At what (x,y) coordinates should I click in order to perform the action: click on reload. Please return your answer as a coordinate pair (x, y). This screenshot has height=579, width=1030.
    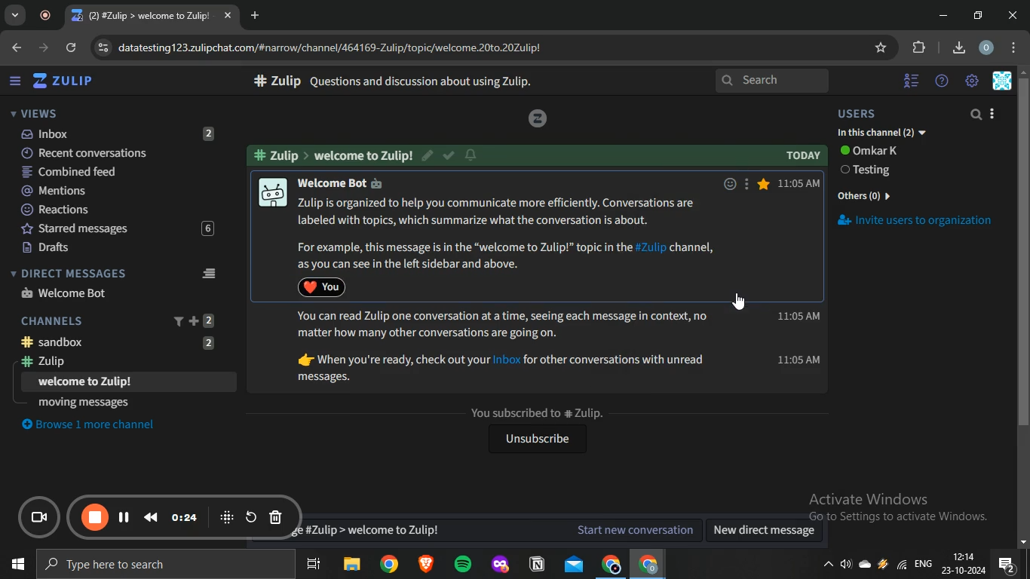
    Looking at the image, I should click on (251, 516).